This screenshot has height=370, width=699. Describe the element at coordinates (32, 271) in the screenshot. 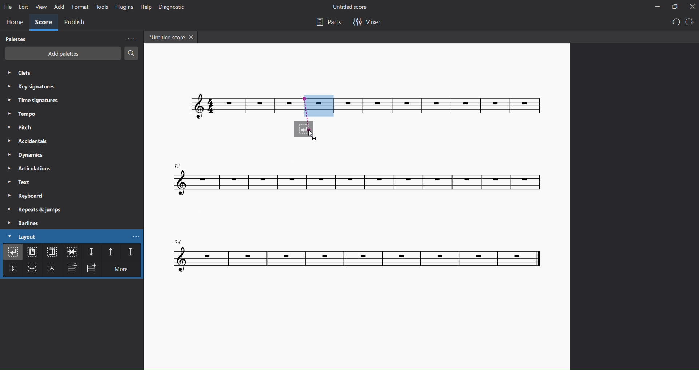

I see `insert horizontal frame` at that location.